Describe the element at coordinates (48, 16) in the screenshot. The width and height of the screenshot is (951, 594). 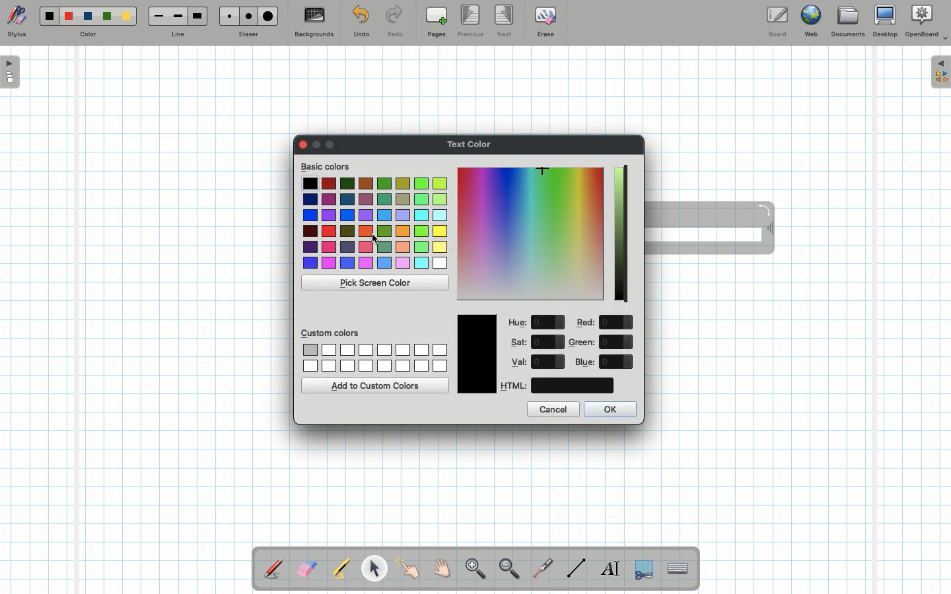
I see `Black` at that location.